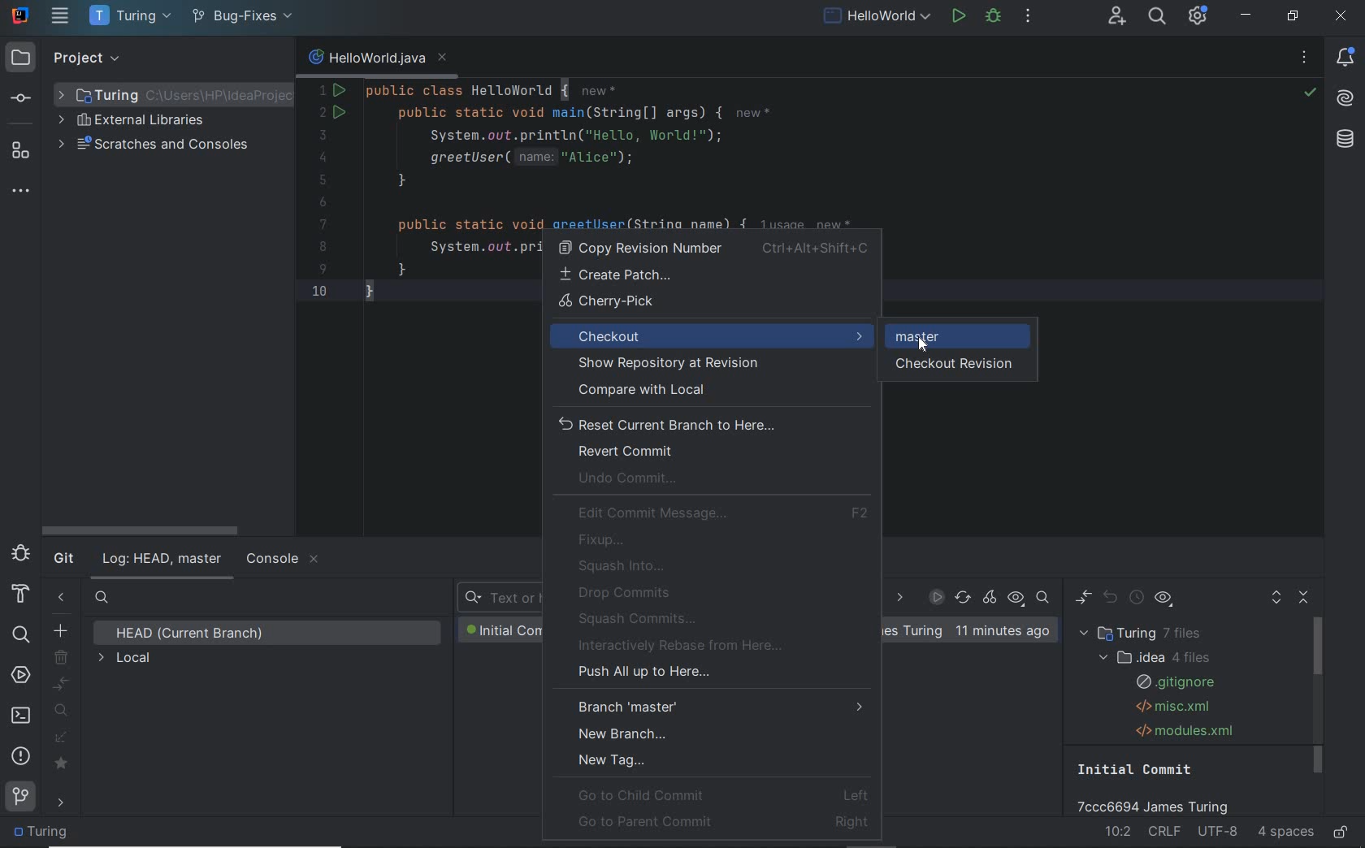 This screenshot has width=1365, height=848. I want to click on notifications, so click(1346, 58).